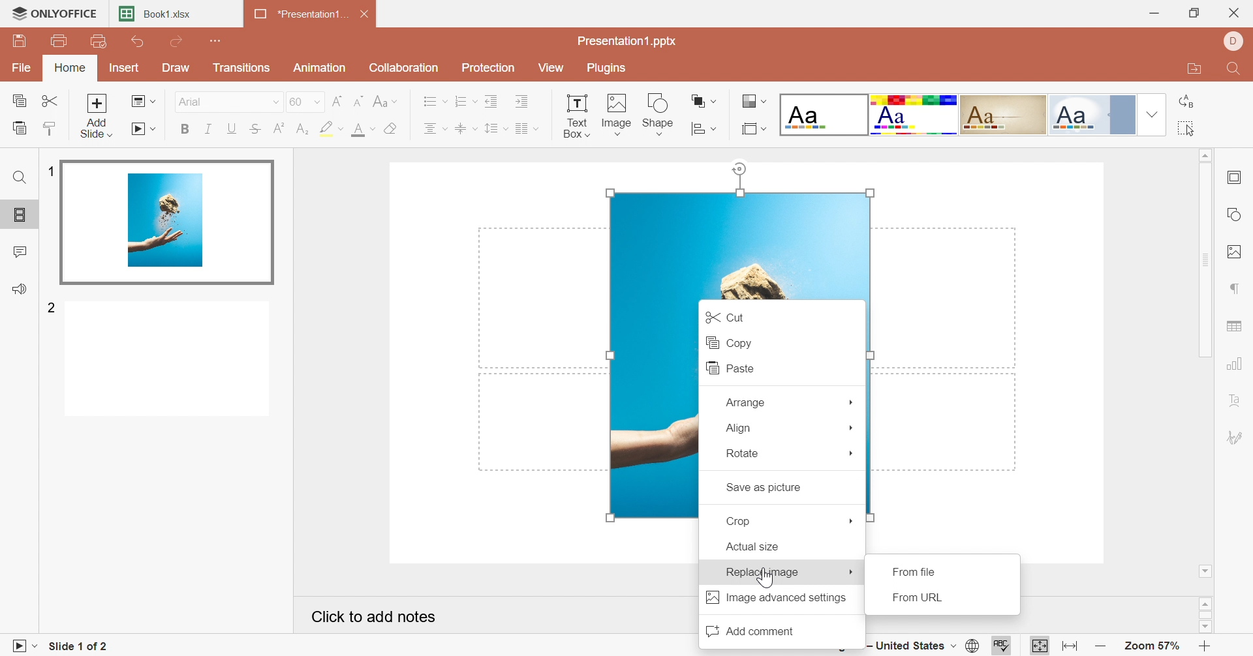 This screenshot has width=1253, height=656. What do you see at coordinates (52, 309) in the screenshot?
I see `2` at bounding box center [52, 309].